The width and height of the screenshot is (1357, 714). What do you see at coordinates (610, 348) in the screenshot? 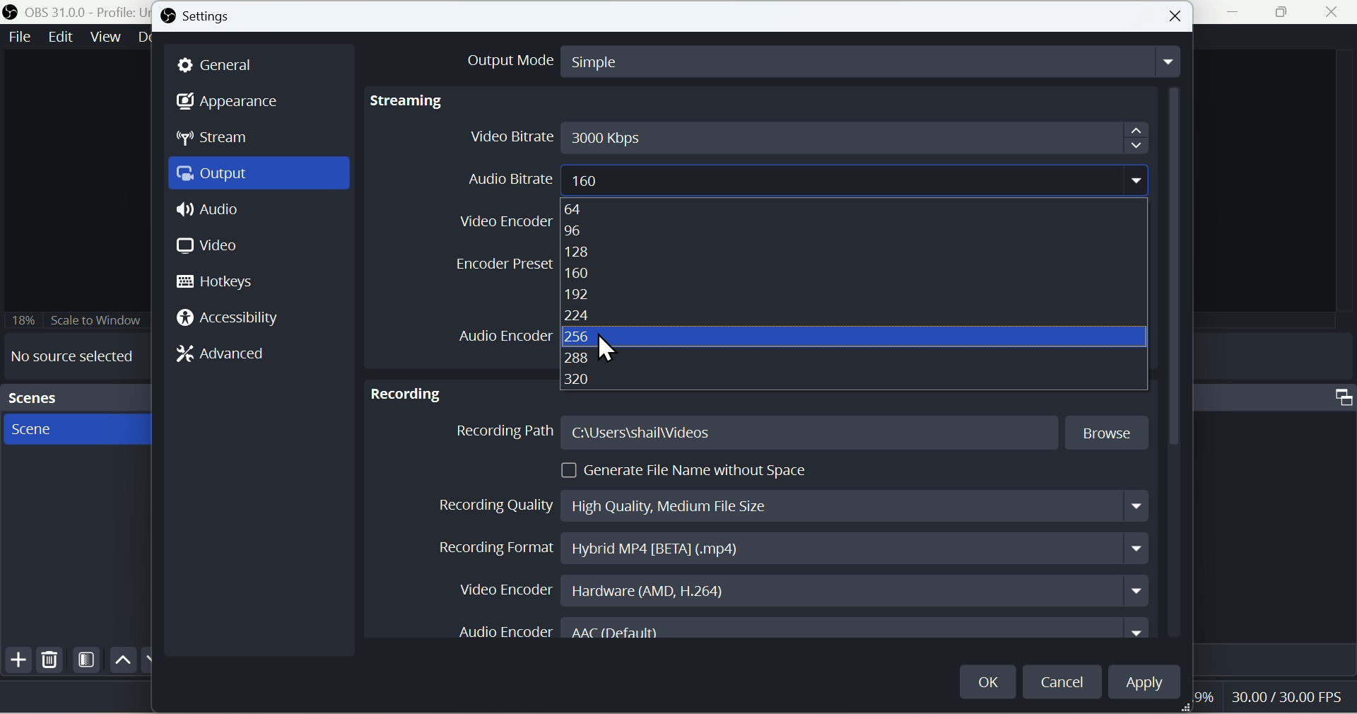
I see `Mouse` at bounding box center [610, 348].